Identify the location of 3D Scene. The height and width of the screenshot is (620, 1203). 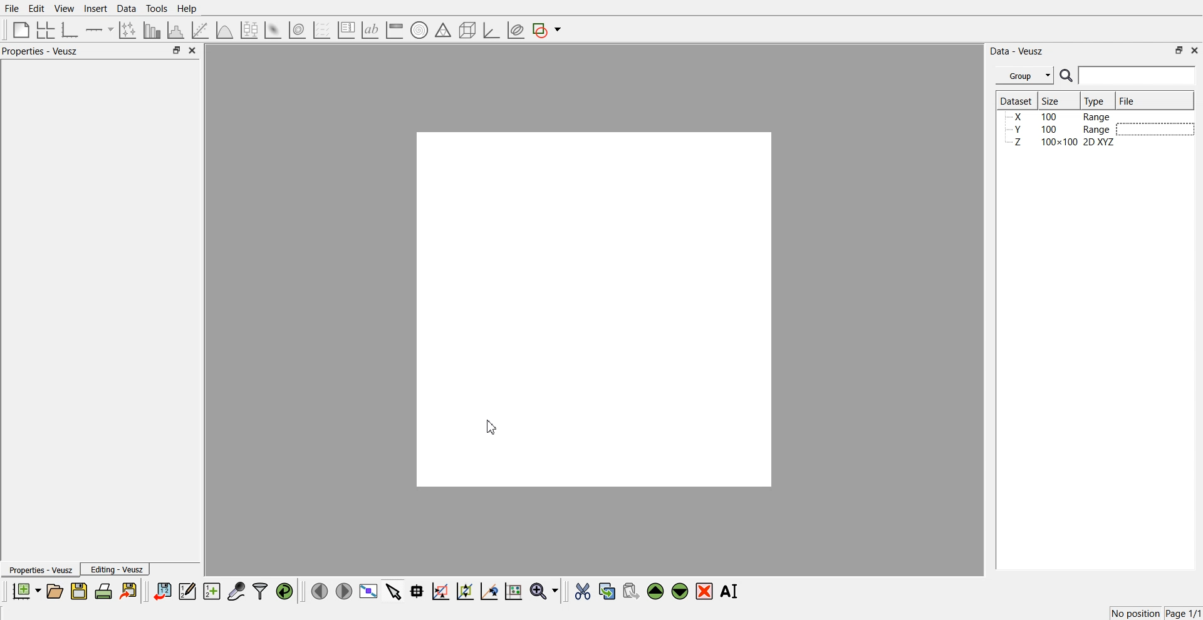
(468, 31).